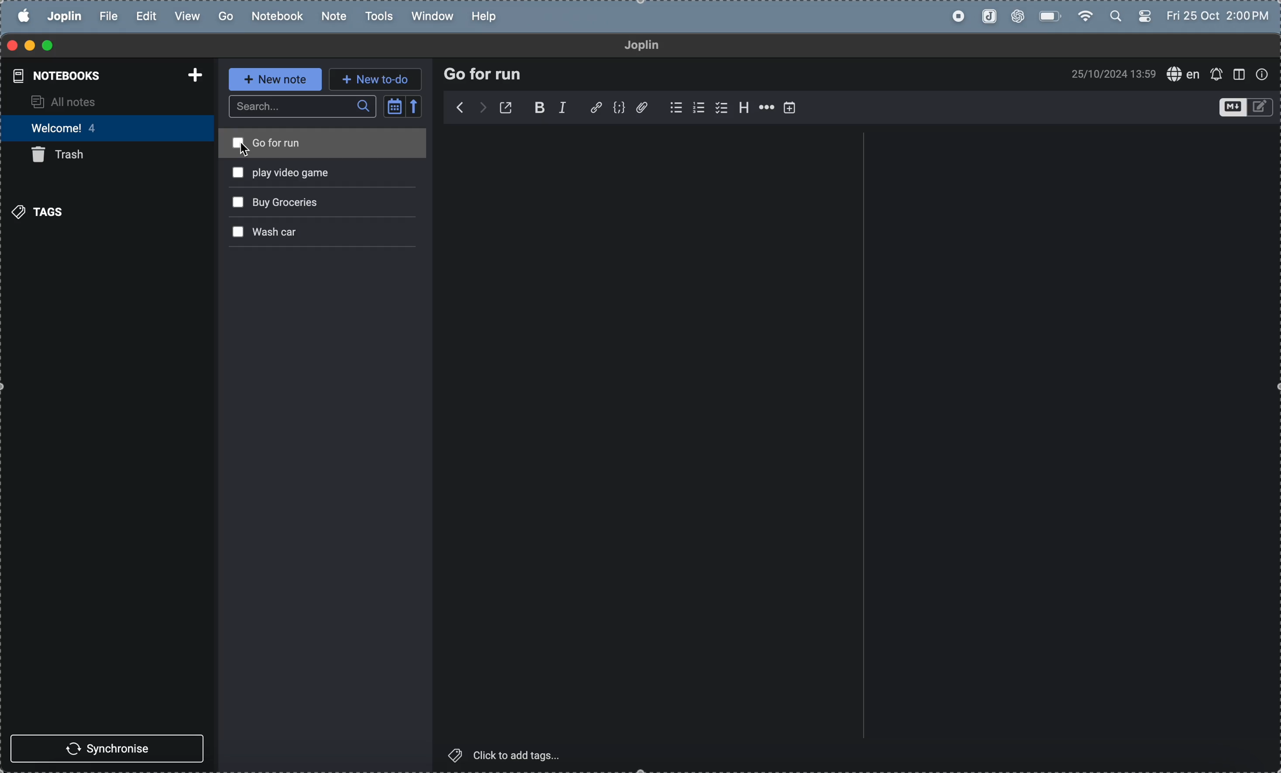 This screenshot has width=1281, height=773. I want to click on itallic, so click(569, 107).